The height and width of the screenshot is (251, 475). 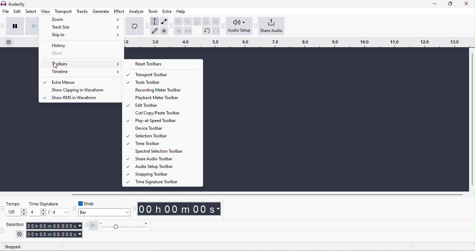 I want to click on set time signature, so click(x=61, y=212).